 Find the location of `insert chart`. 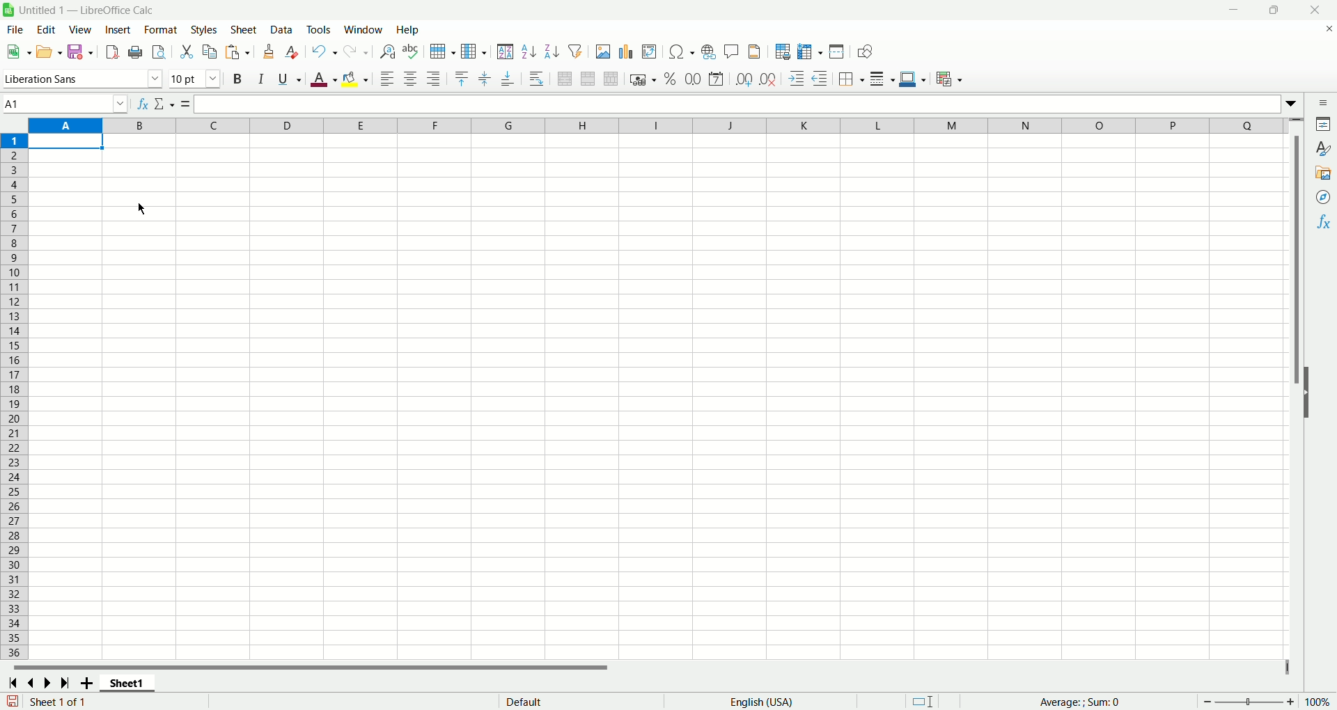

insert chart is located at coordinates (629, 51).